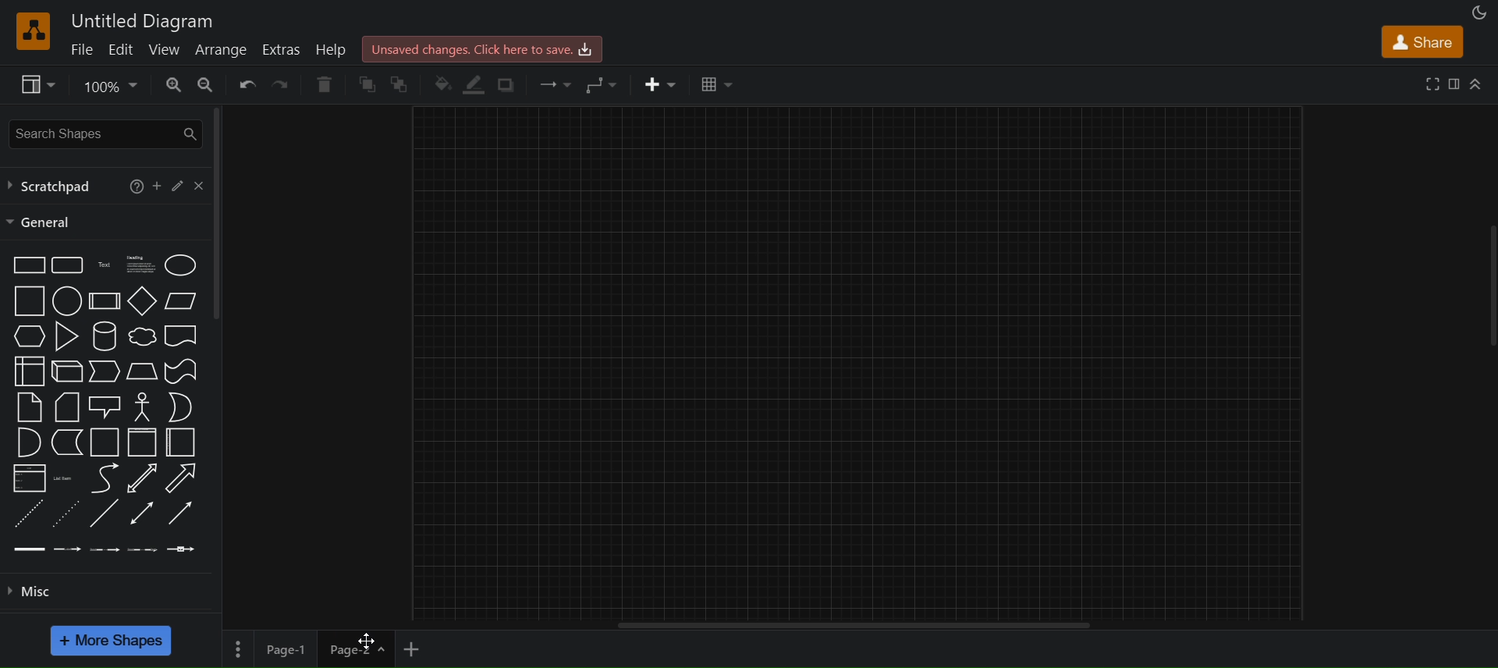 Image resolution: width=1498 pixels, height=668 pixels. What do you see at coordinates (81, 50) in the screenshot?
I see `file` at bounding box center [81, 50].